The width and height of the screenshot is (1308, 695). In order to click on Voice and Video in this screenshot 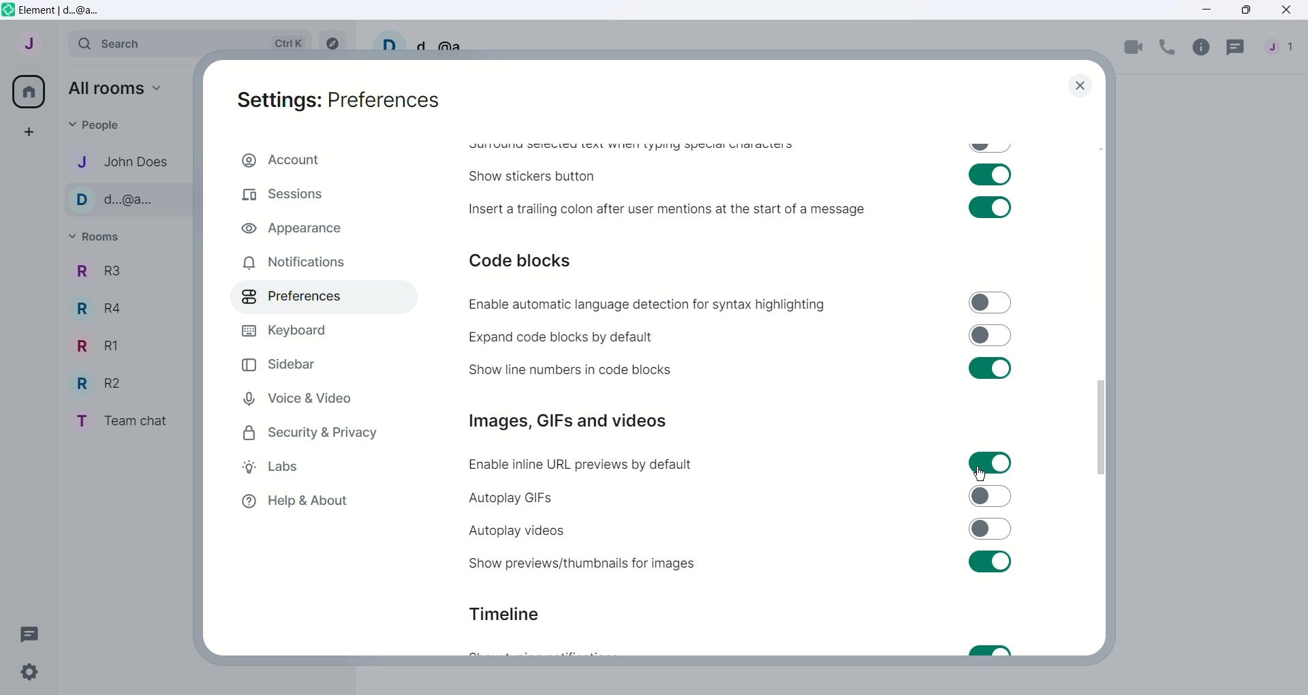, I will do `click(315, 398)`.